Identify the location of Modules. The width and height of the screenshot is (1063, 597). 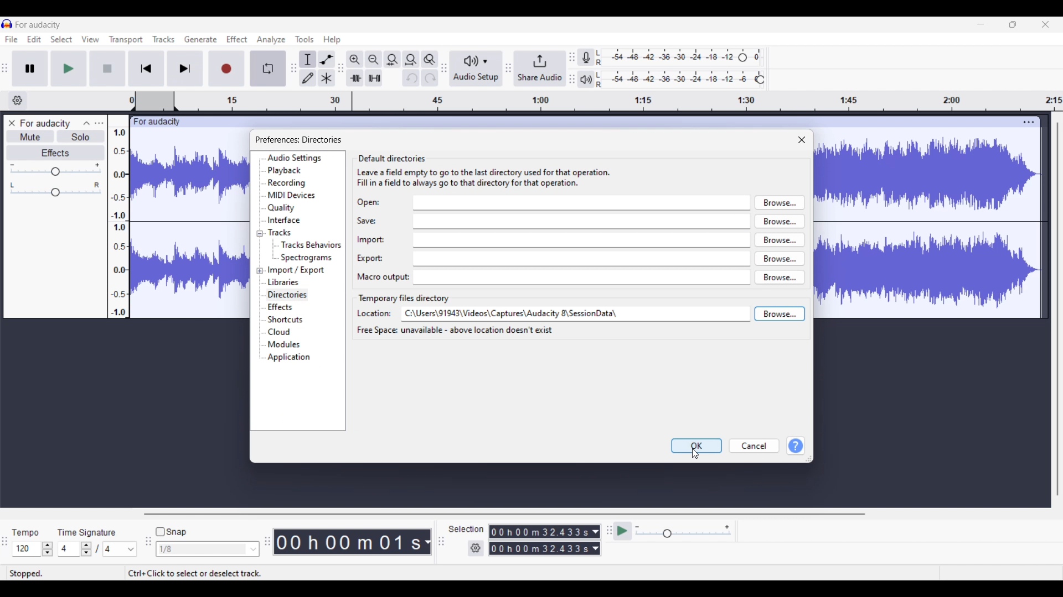
(284, 344).